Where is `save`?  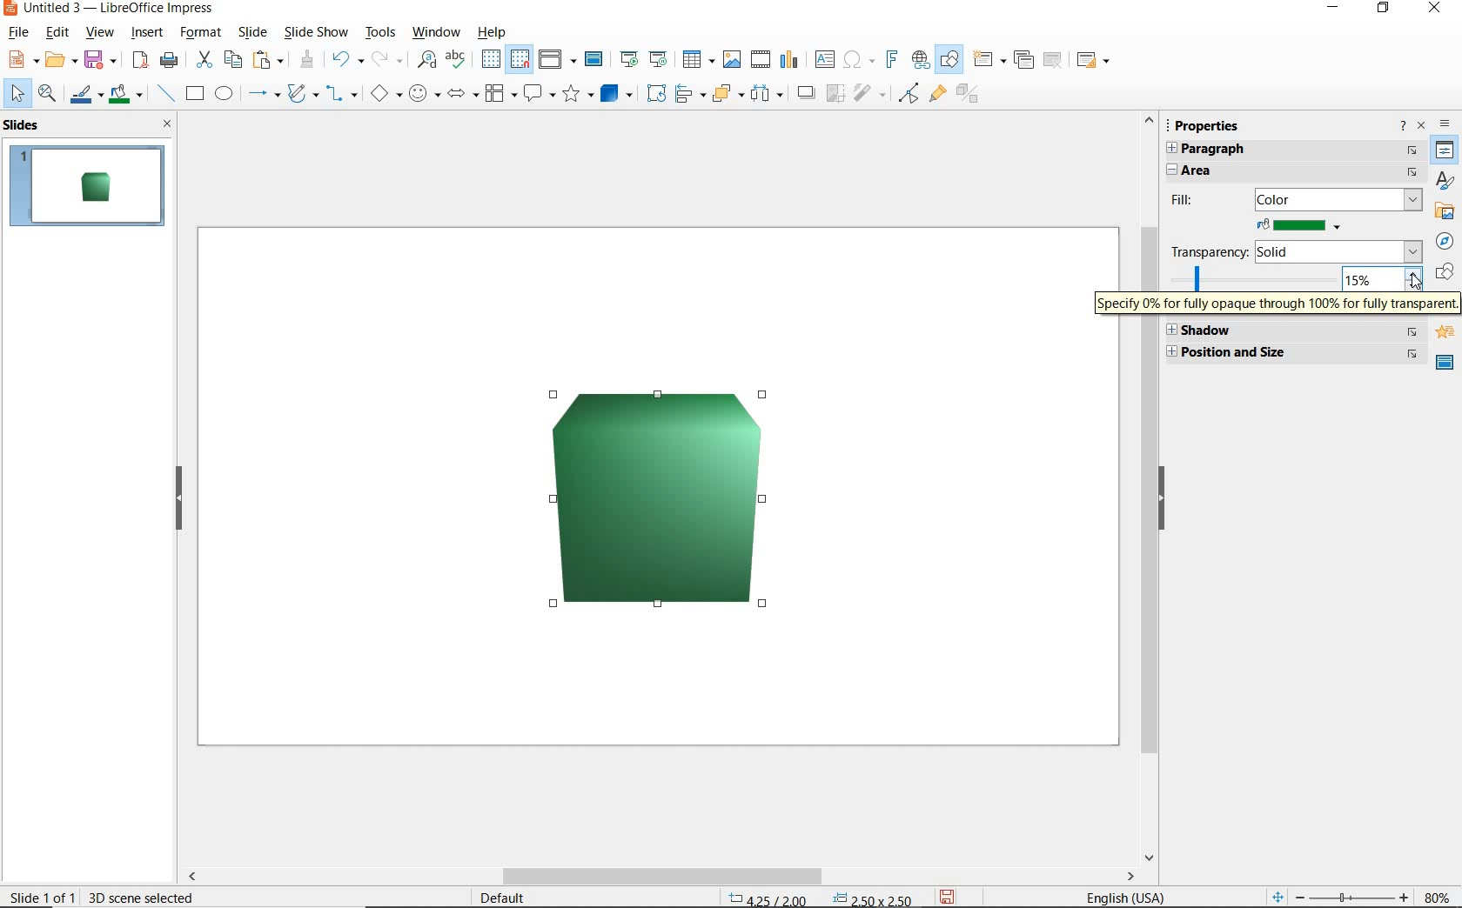 save is located at coordinates (99, 62).